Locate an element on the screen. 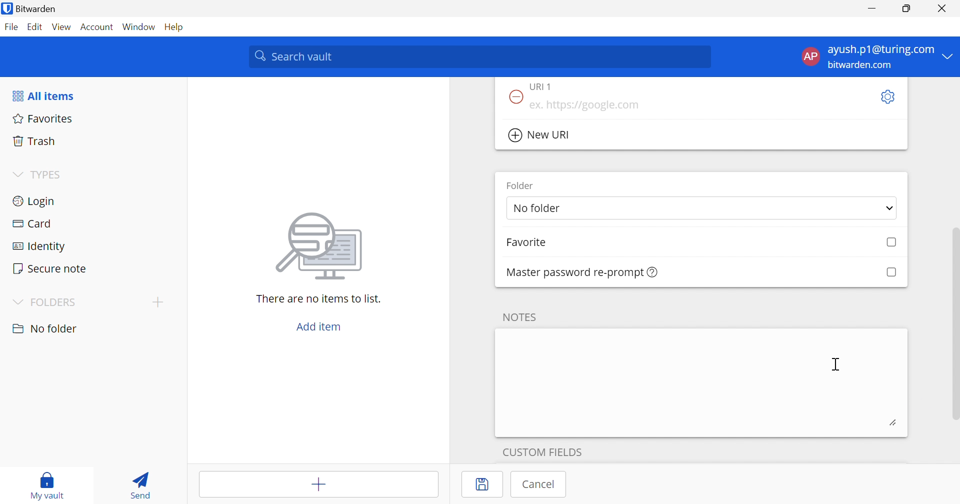 The width and height of the screenshot is (960, 504). FOLDERS is located at coordinates (55, 302).